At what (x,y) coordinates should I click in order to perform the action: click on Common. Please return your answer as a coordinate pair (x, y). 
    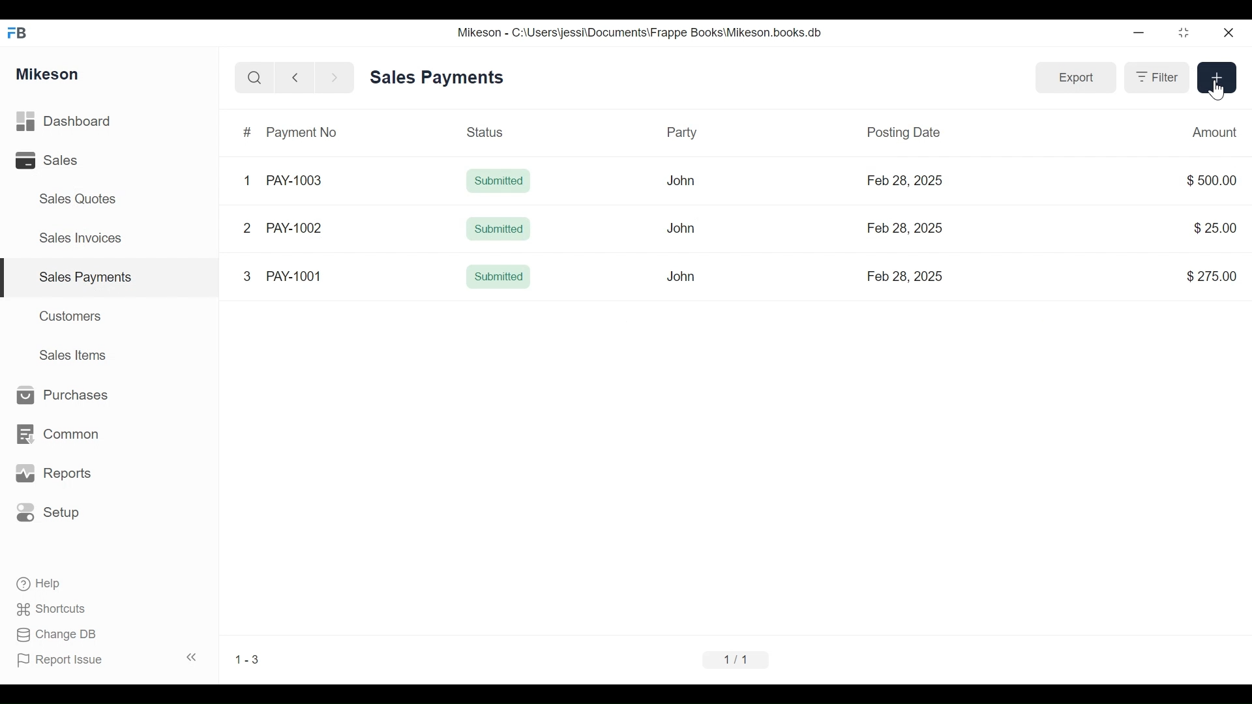
    Looking at the image, I should click on (65, 428).